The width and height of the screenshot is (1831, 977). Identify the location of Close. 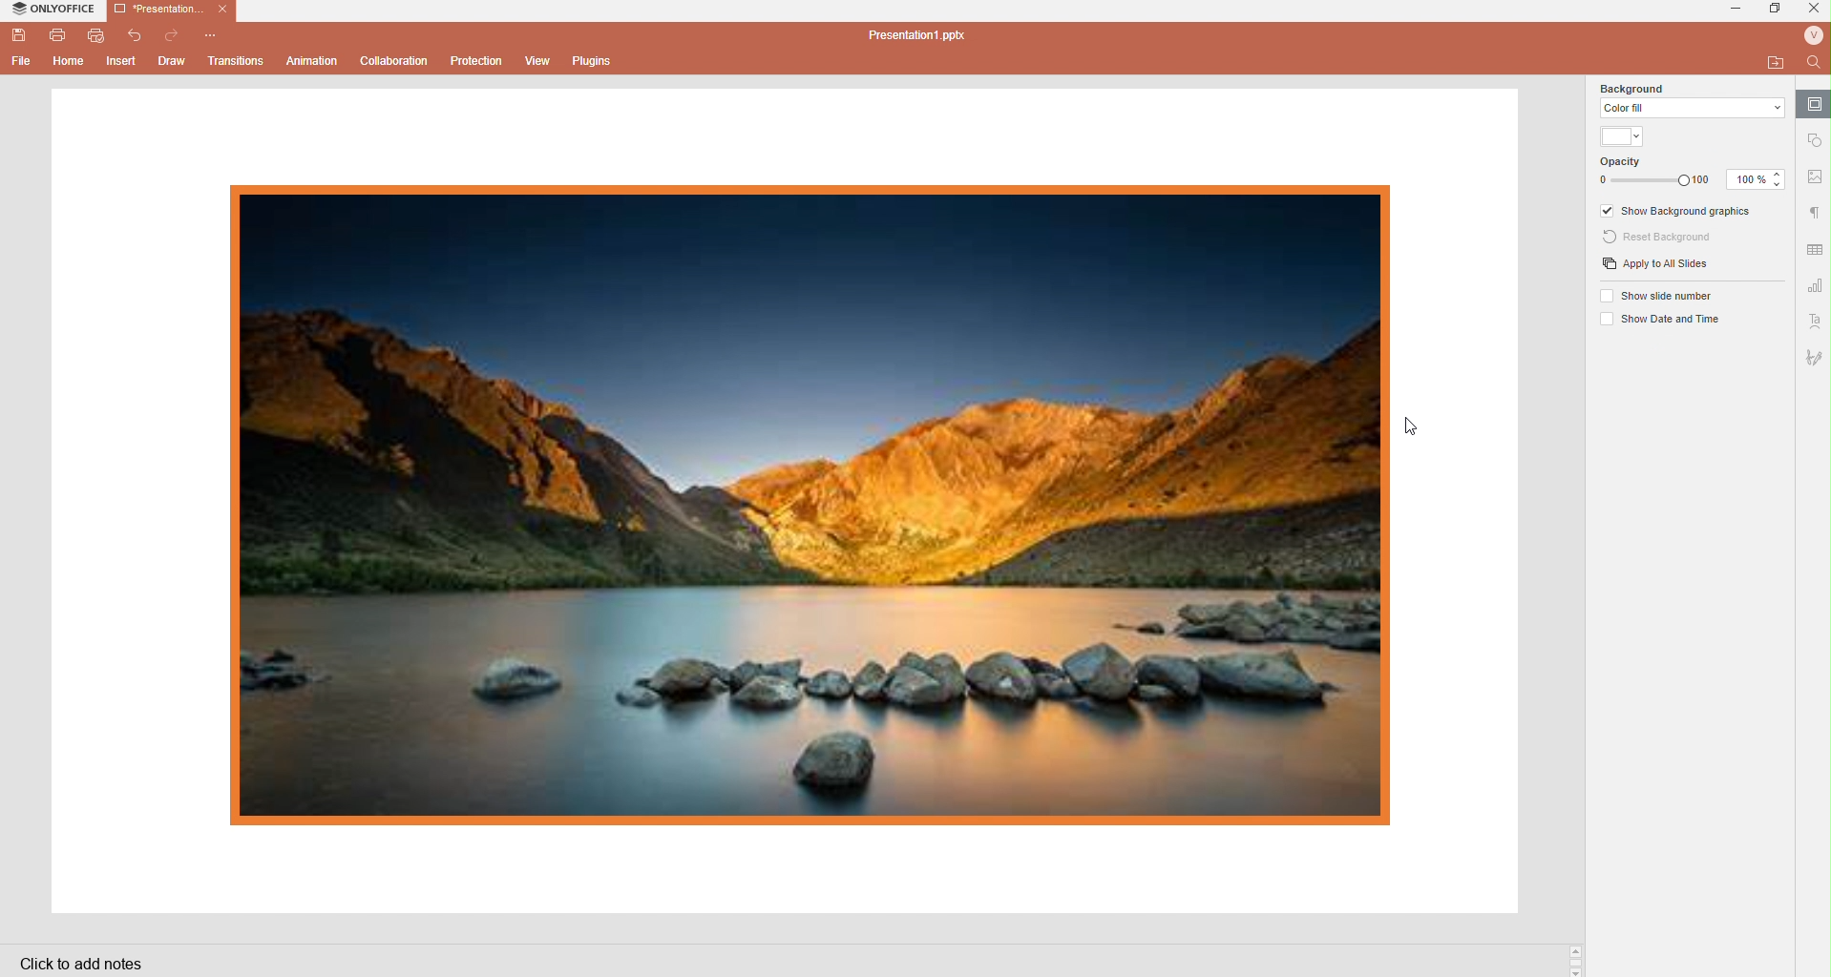
(1815, 11).